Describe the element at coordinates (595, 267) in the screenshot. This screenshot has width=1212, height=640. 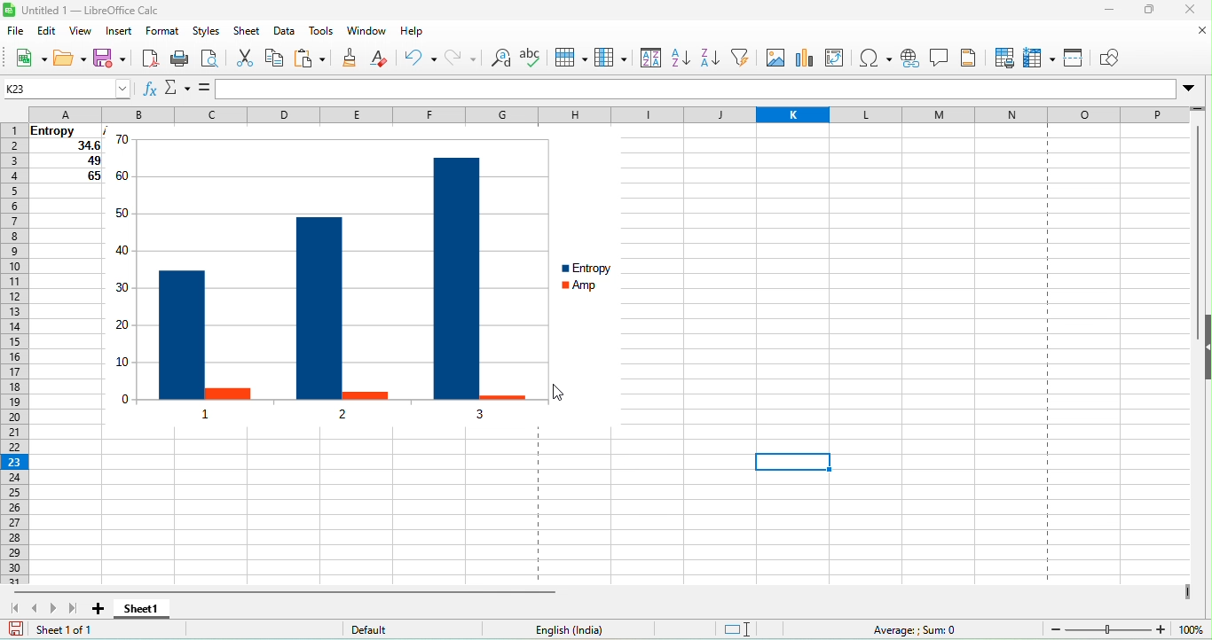
I see `entropy` at that location.